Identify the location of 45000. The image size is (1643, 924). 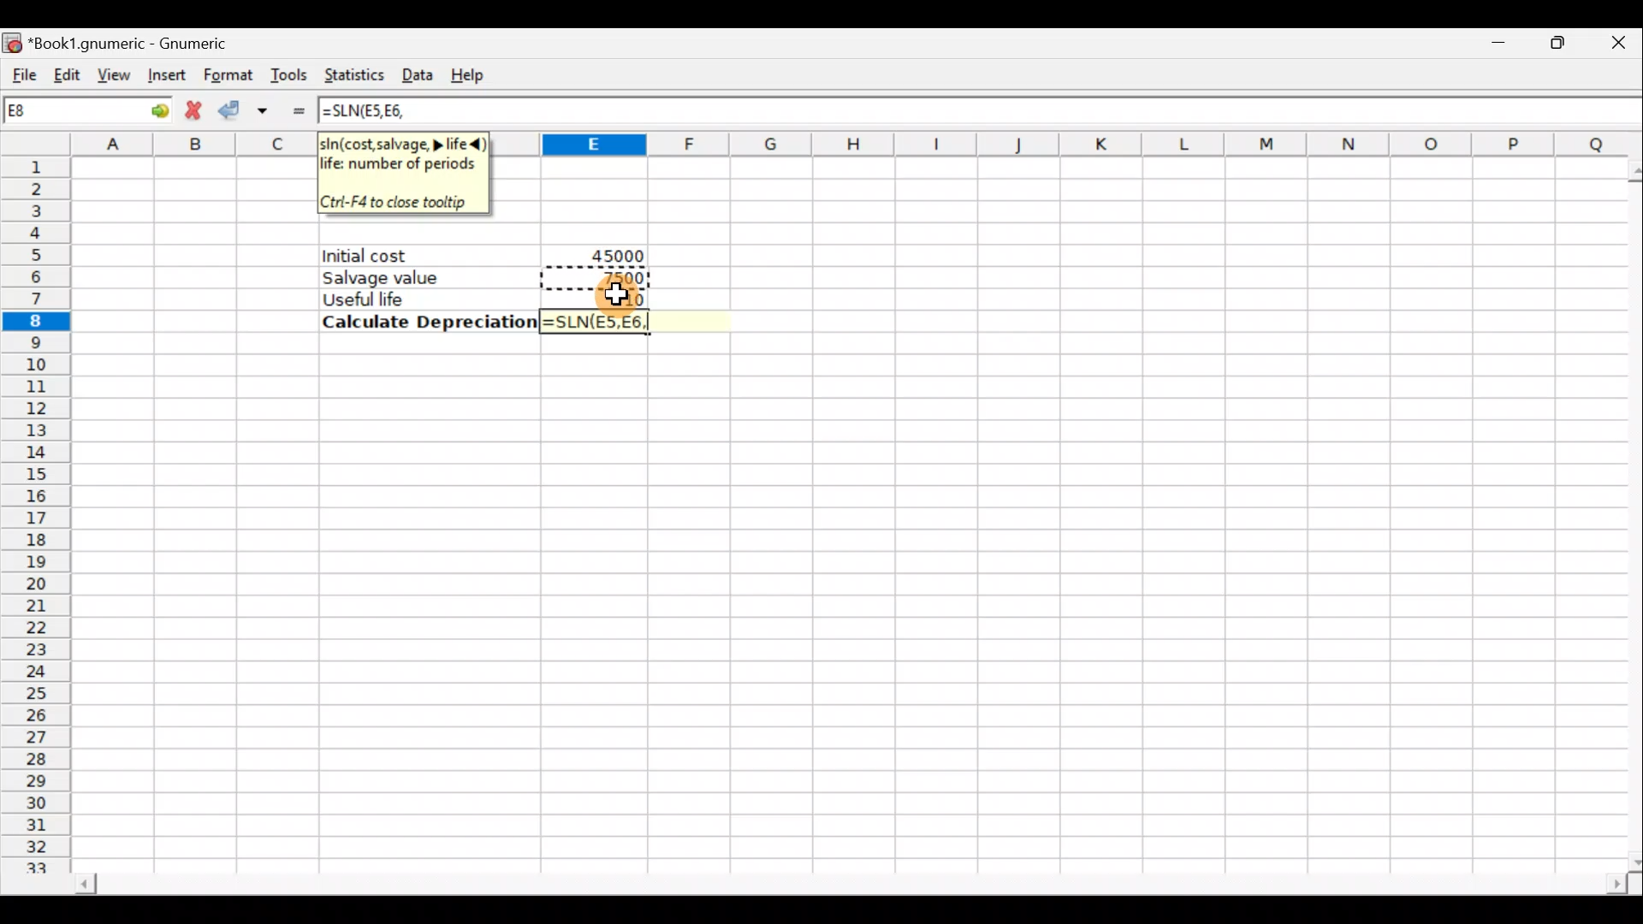
(613, 253).